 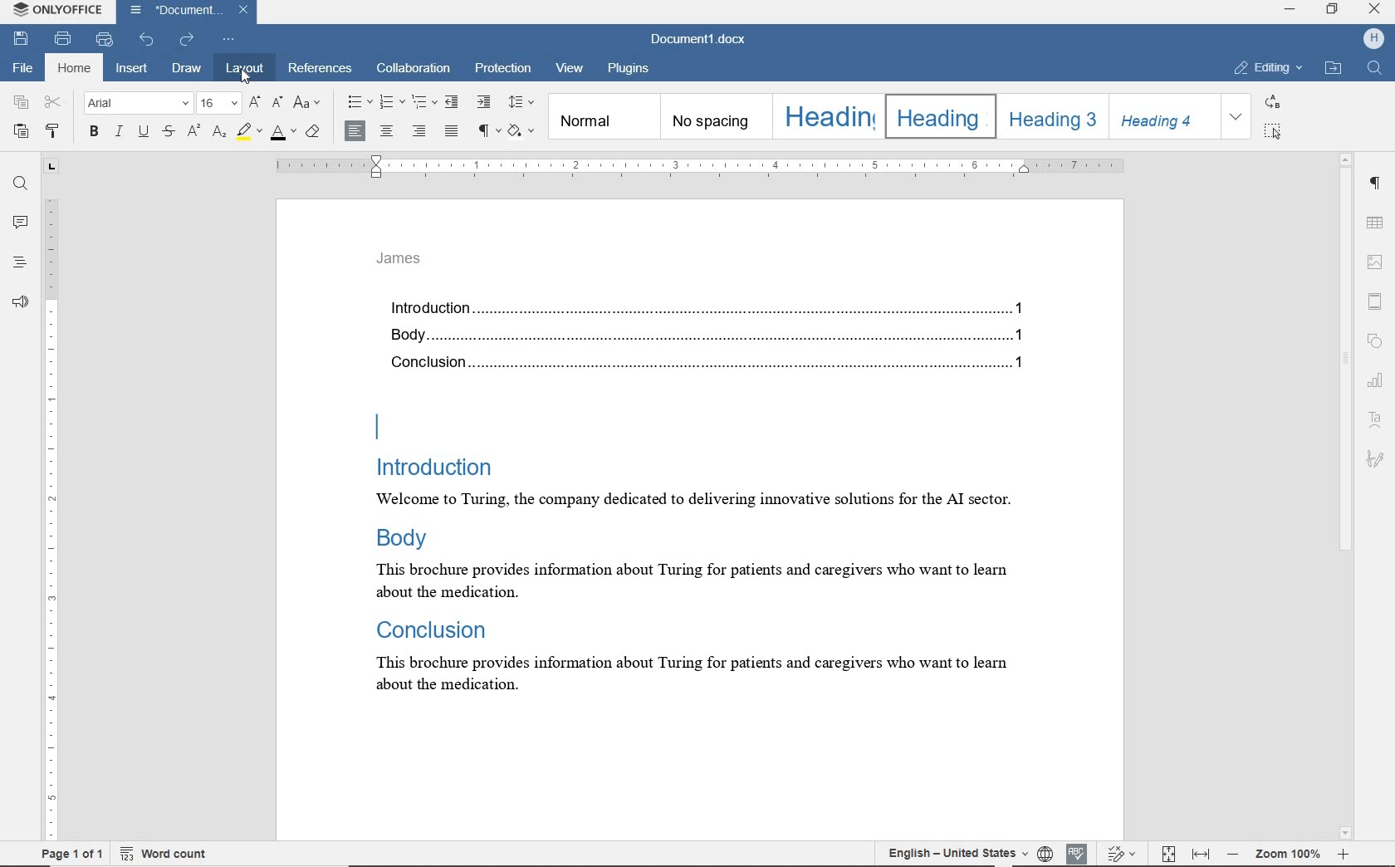 I want to click on spell check, so click(x=1078, y=852).